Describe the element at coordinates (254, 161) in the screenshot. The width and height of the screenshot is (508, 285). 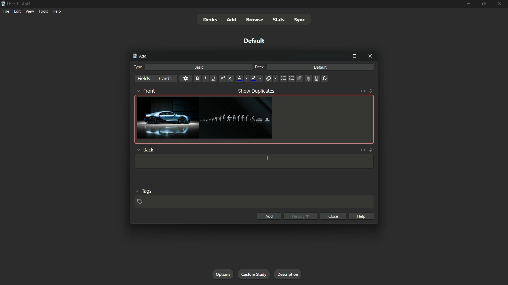
I see `Template` at that location.